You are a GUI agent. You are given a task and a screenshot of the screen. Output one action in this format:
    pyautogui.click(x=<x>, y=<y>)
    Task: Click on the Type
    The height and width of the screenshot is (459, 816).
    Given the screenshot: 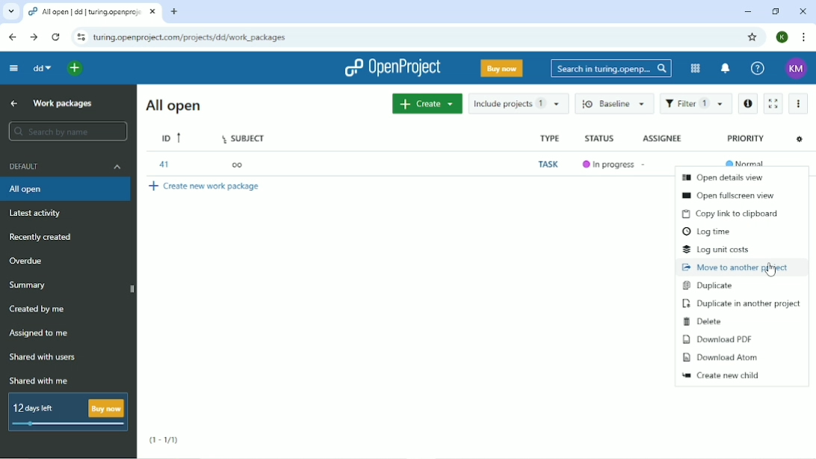 What is the action you would take?
    pyautogui.click(x=548, y=138)
    